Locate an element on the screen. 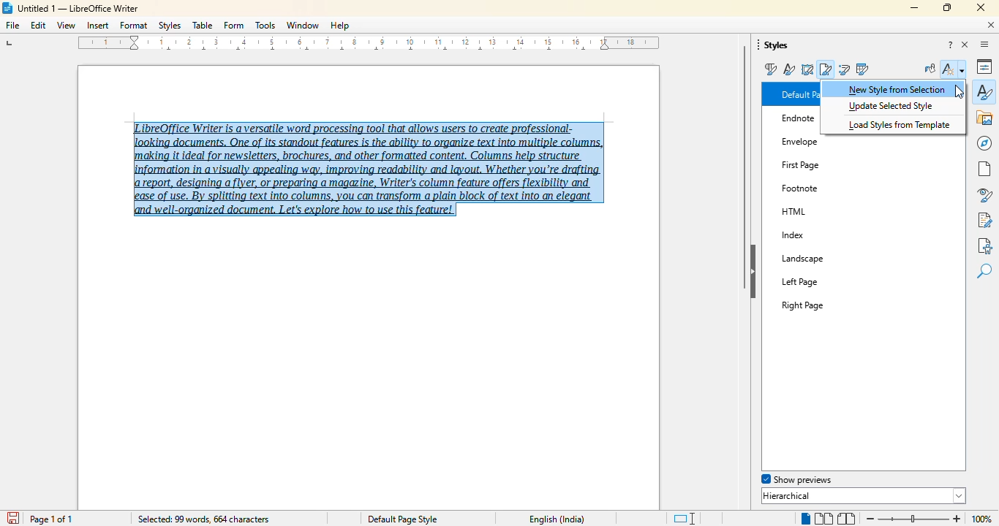 The width and height of the screenshot is (999, 526). update selected style is located at coordinates (891, 106).